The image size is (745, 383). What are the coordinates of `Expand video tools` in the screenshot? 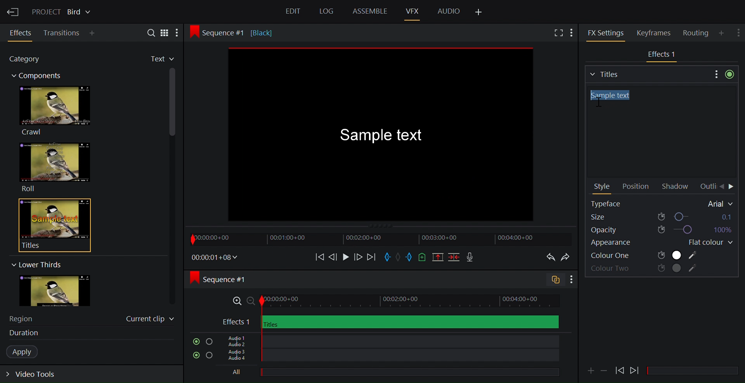 It's located at (36, 376).